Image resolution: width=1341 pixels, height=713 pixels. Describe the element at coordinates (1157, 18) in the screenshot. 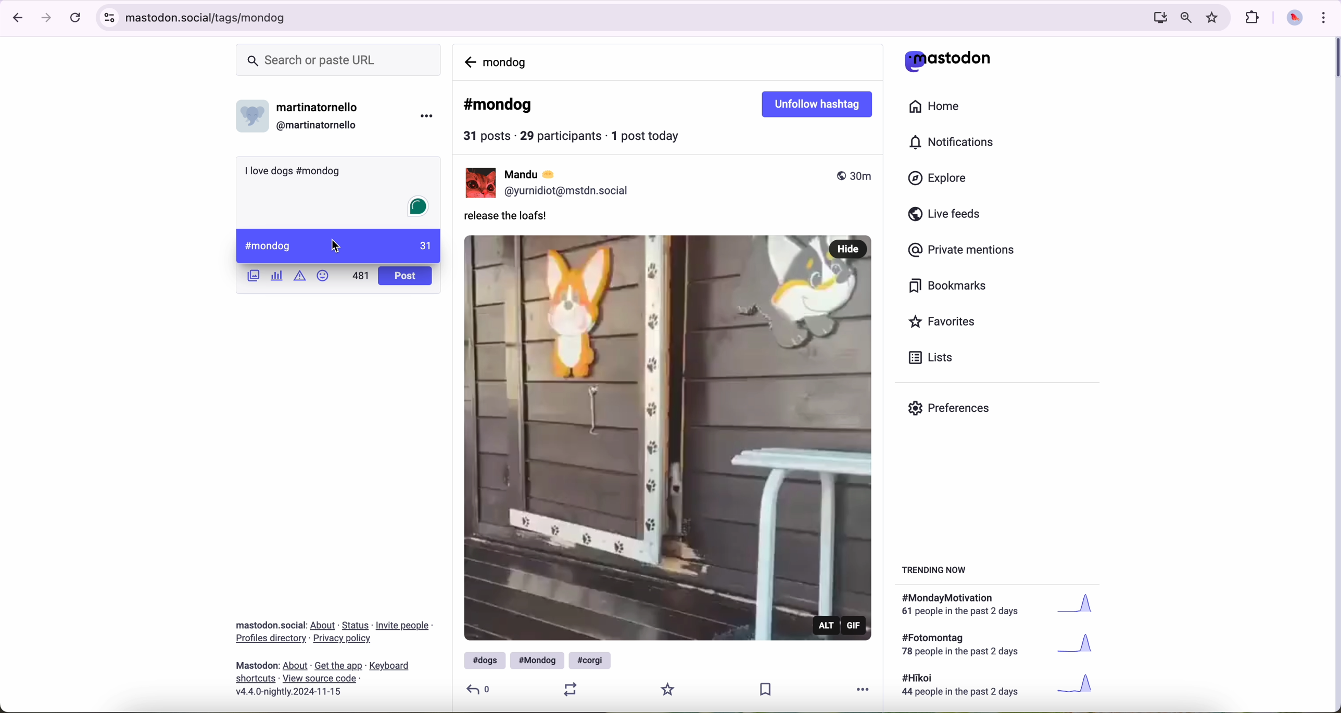

I see `screen` at that location.